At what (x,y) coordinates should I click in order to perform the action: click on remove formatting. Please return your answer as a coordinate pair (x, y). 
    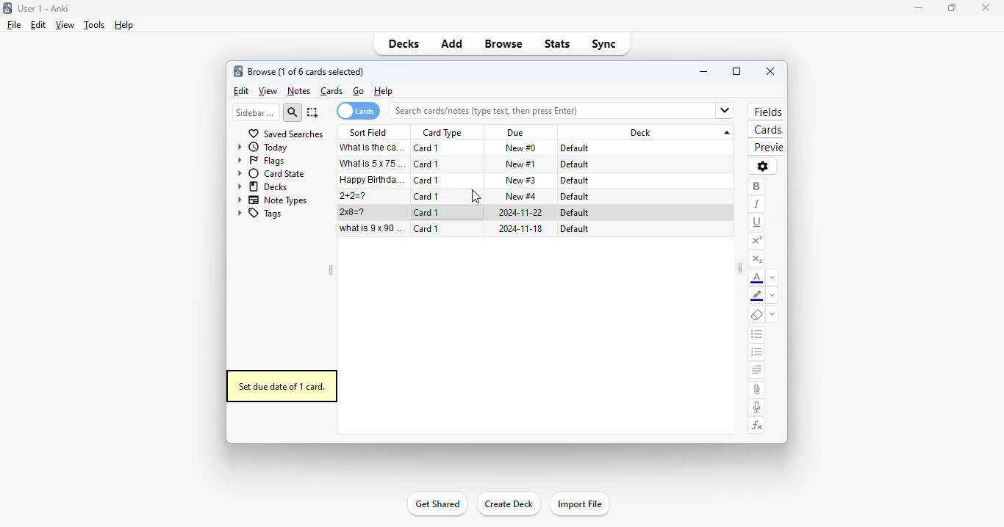
    Looking at the image, I should click on (757, 316).